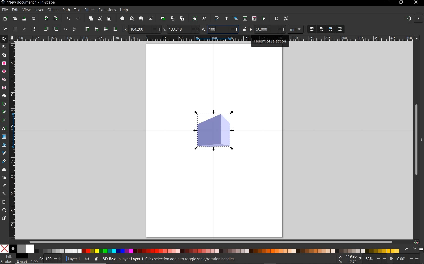 The height and width of the screenshot is (264, 424). Describe the element at coordinates (195, 29) in the screenshot. I see `increase/decrease` at that location.